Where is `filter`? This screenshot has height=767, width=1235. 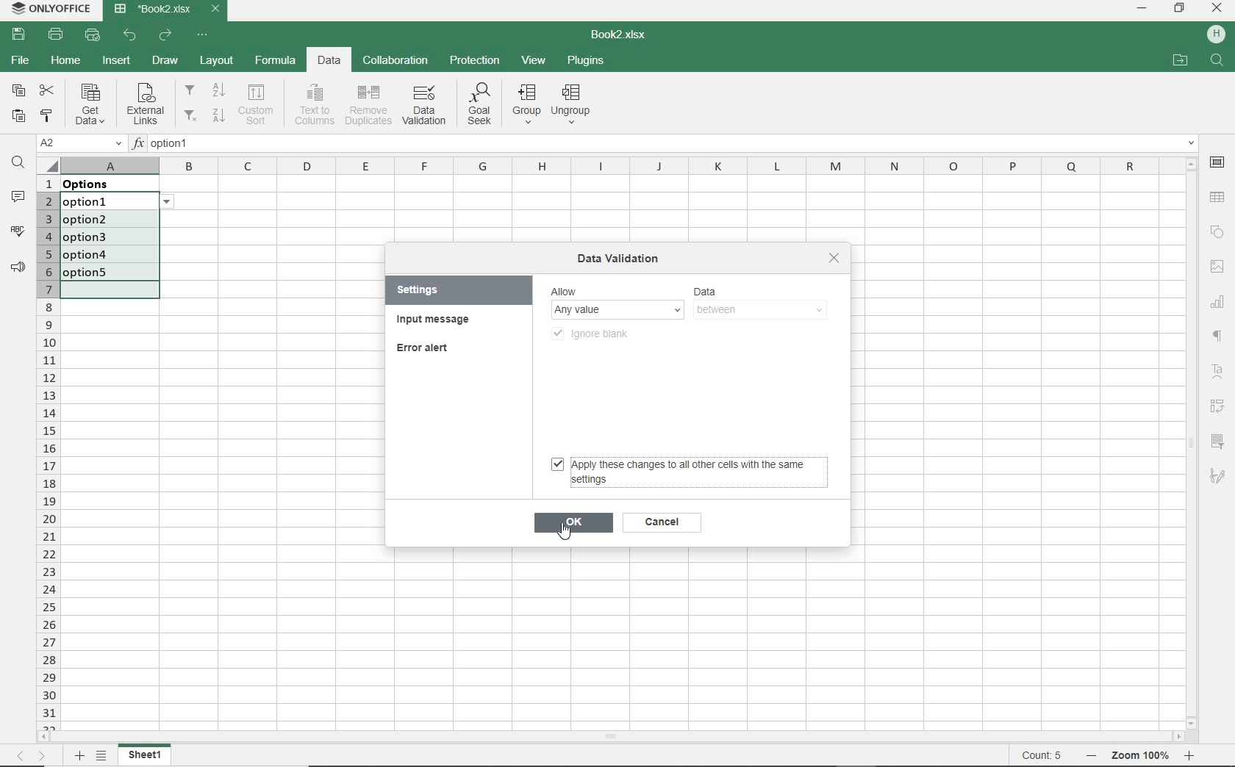 filter is located at coordinates (1220, 439).